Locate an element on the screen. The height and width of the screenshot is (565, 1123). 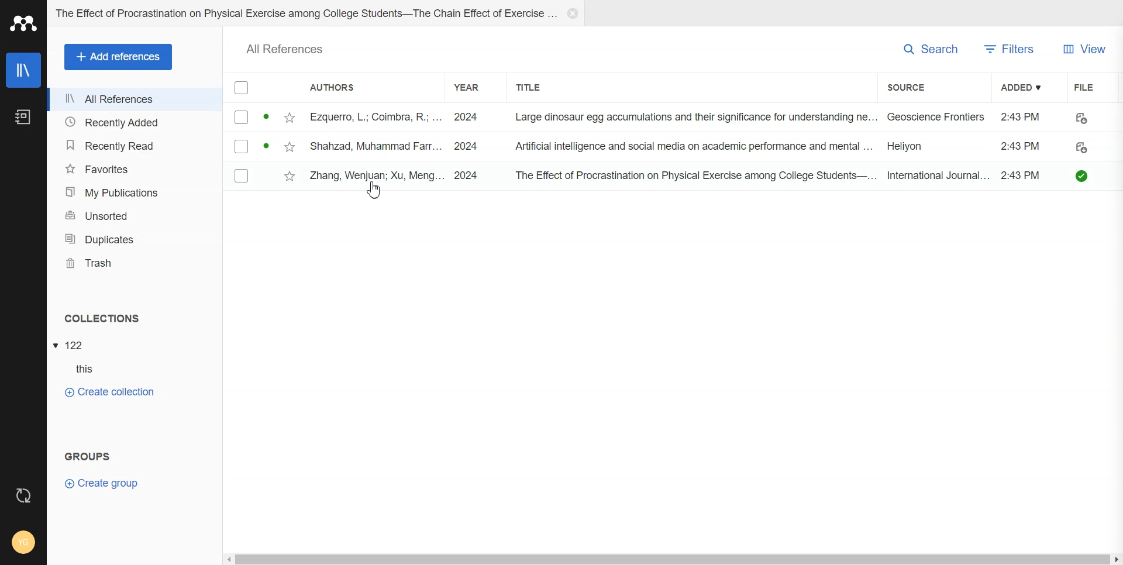
Library is located at coordinates (23, 70).